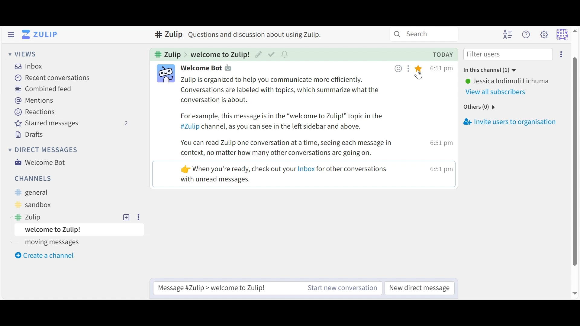 This screenshot has width=580, height=326. Describe the element at coordinates (140, 217) in the screenshot. I see `more options` at that location.